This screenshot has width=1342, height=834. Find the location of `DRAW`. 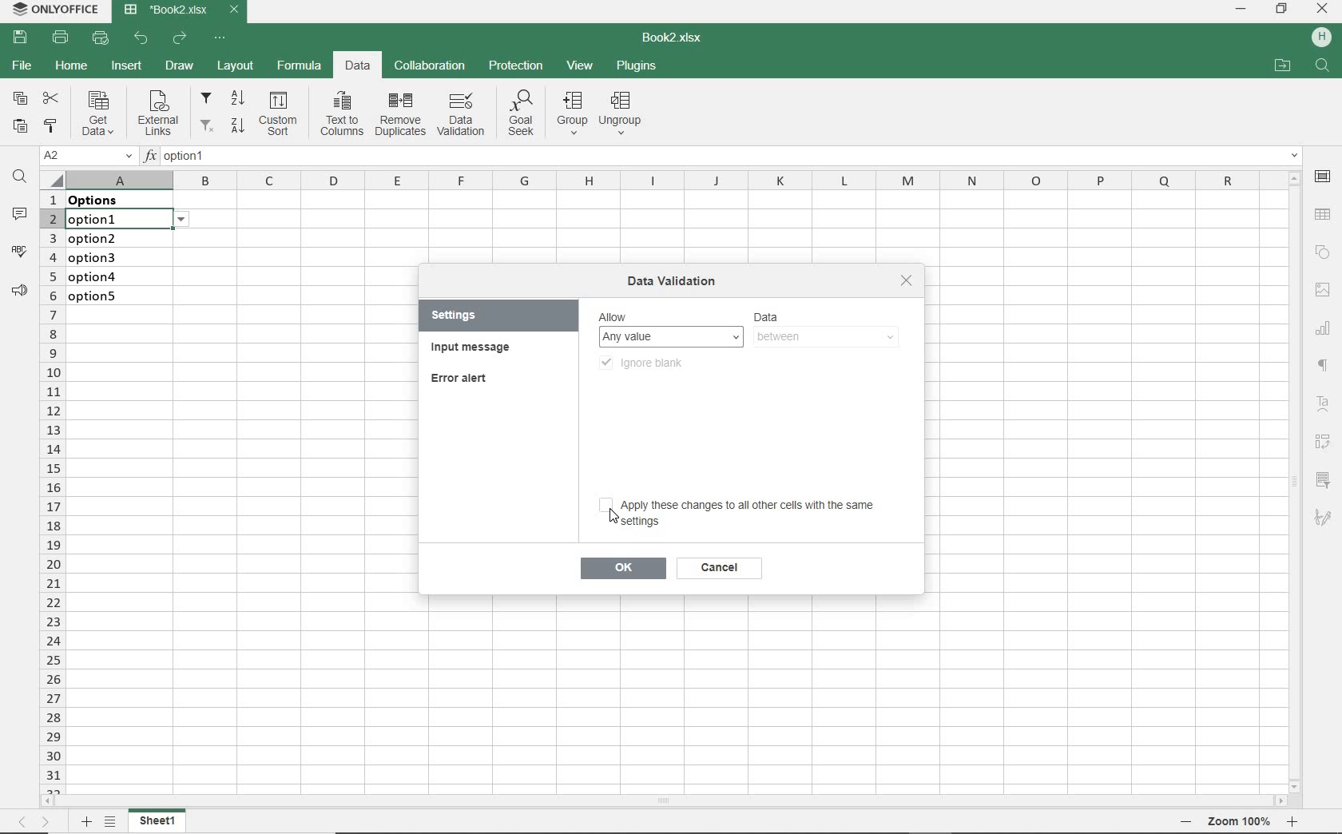

DRAW is located at coordinates (180, 66).